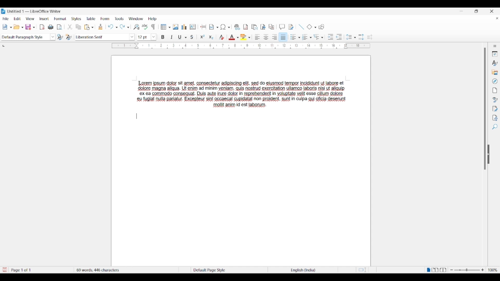 The height and width of the screenshot is (281, 500). I want to click on Increase/Decrease font size, so click(153, 37).